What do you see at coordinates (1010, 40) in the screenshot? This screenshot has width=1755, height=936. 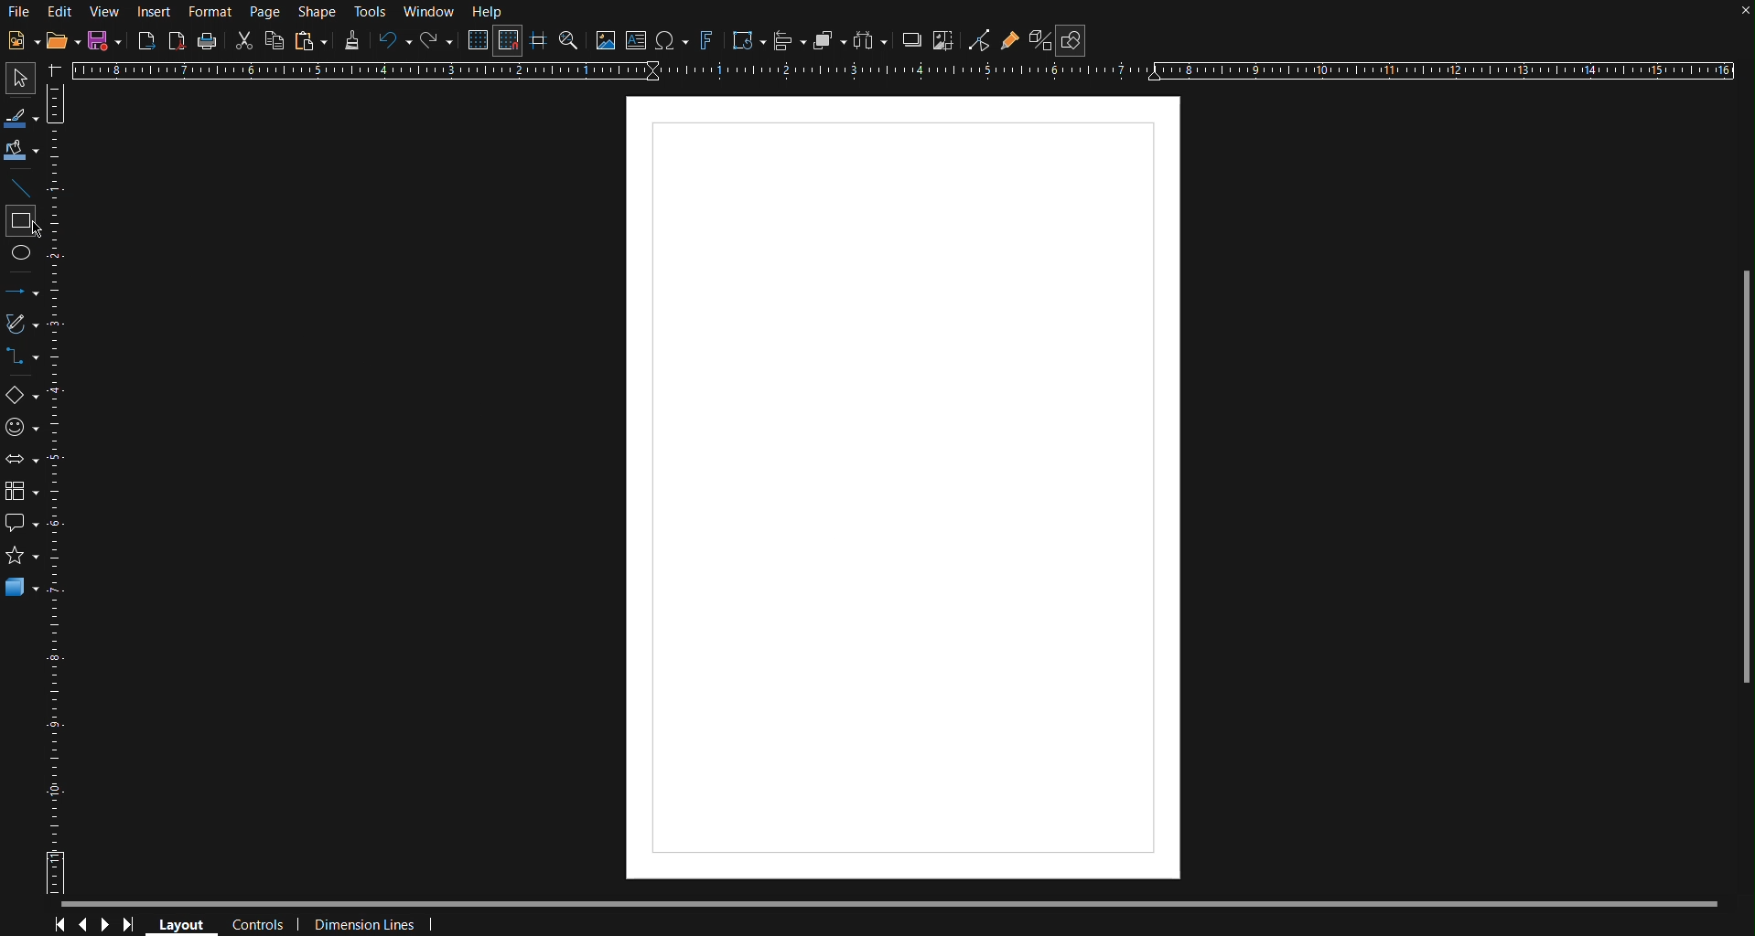 I see `Show Gluepoints` at bounding box center [1010, 40].